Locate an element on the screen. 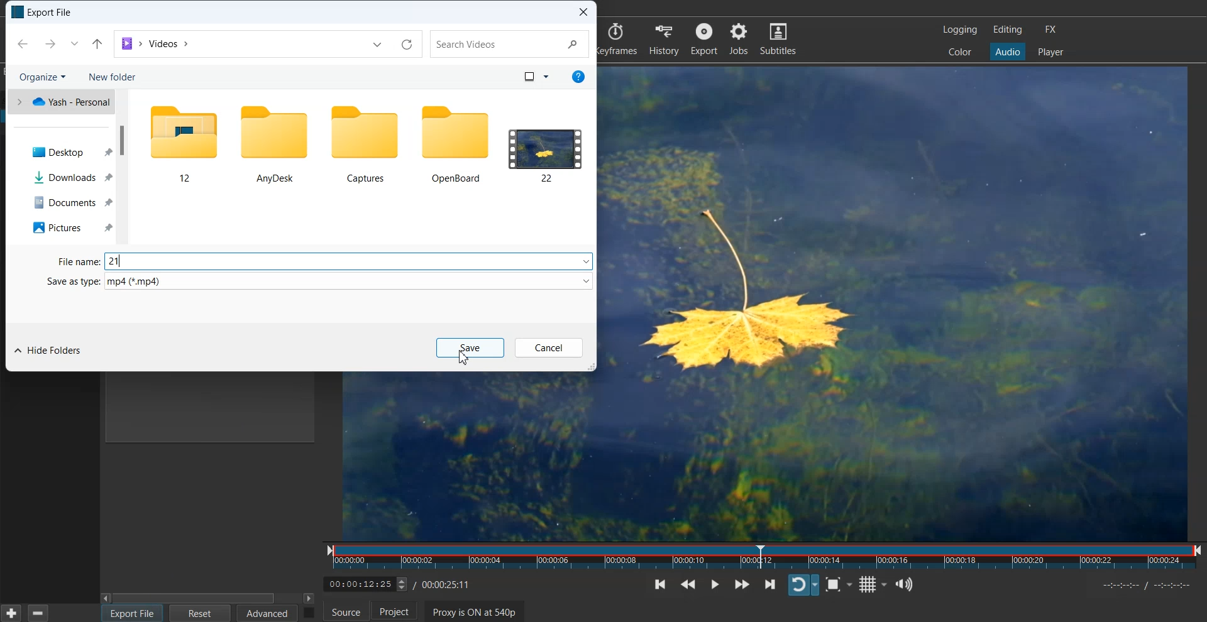  Color is located at coordinates (960, 51).